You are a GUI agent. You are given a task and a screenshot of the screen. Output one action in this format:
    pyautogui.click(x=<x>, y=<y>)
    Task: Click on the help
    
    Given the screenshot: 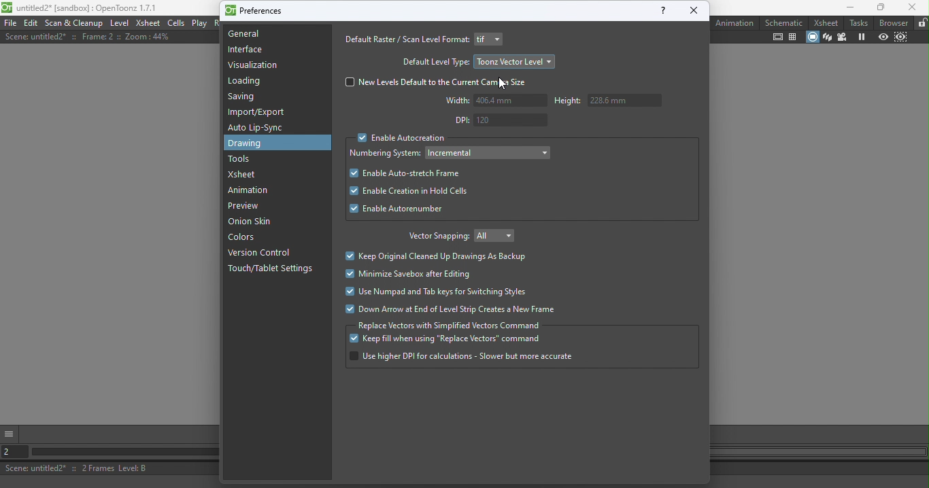 What is the action you would take?
    pyautogui.click(x=662, y=10)
    